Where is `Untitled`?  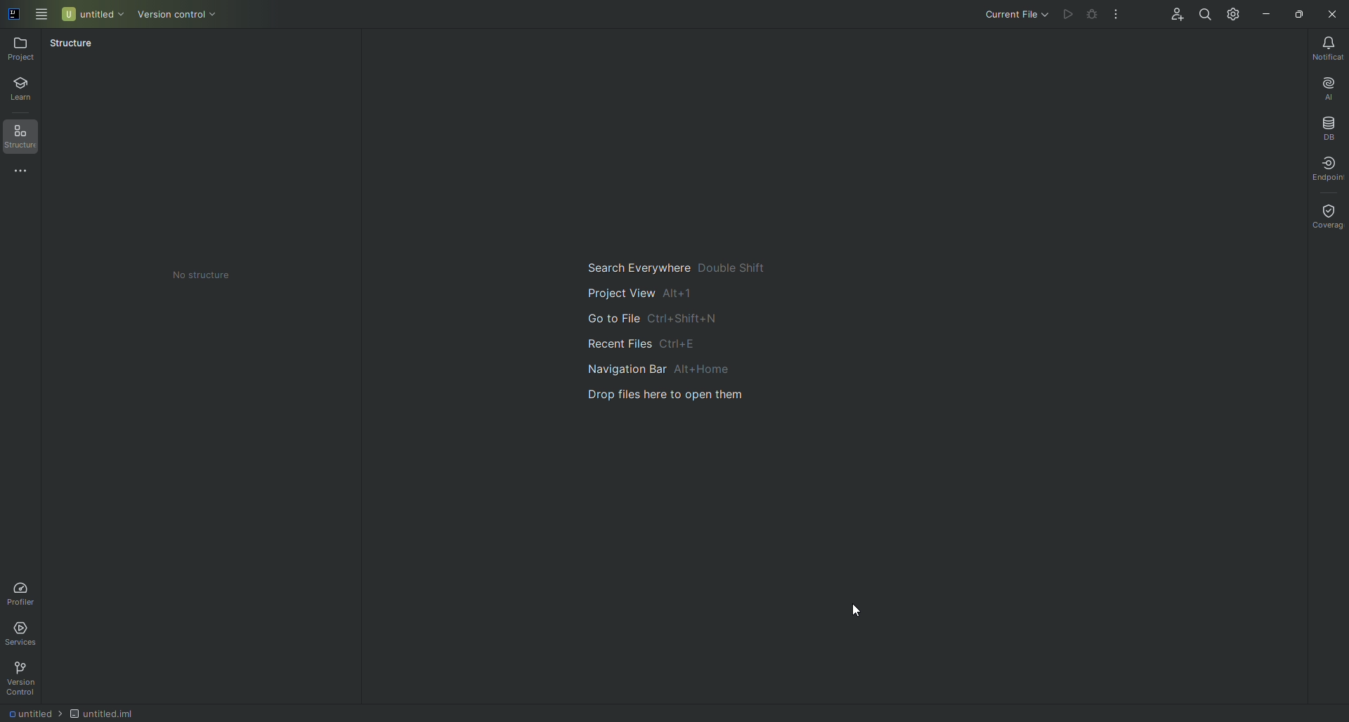 Untitled is located at coordinates (91, 15).